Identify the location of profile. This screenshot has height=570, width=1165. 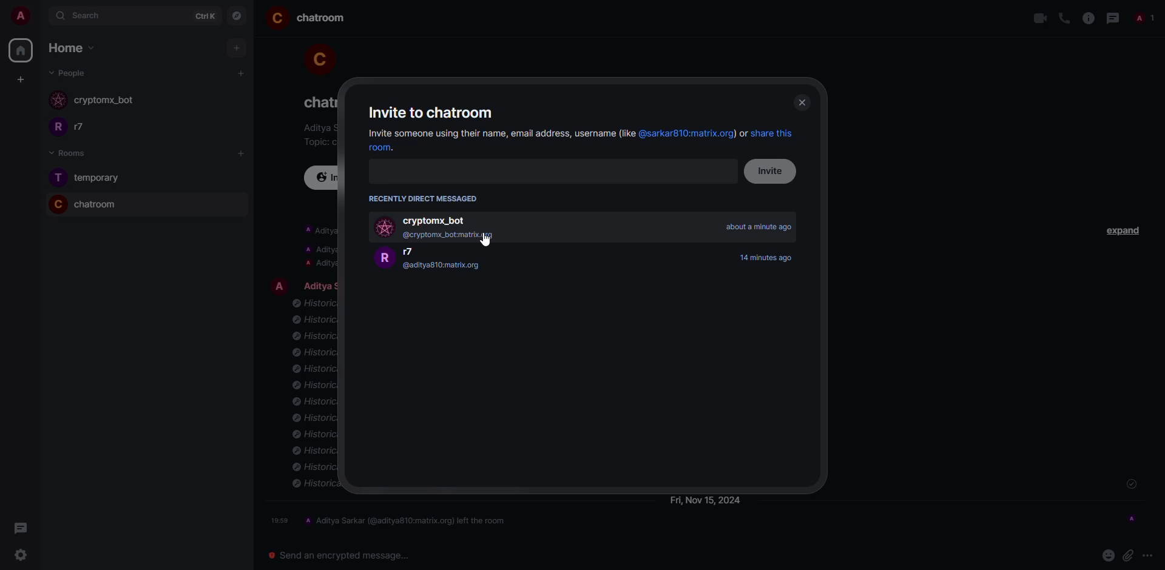
(280, 285).